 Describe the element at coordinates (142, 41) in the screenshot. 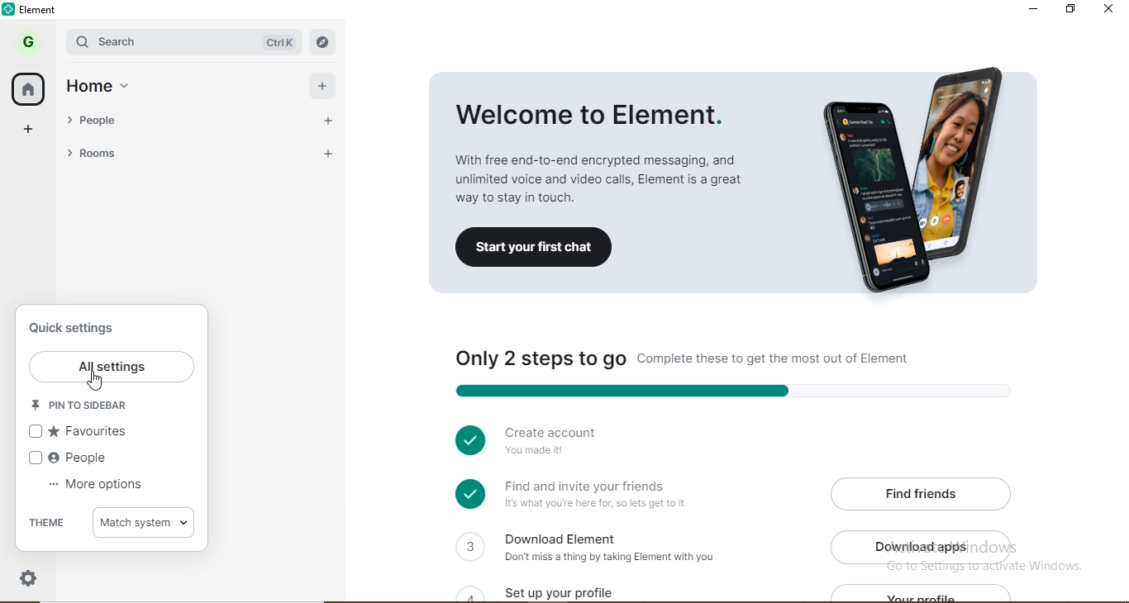

I see `search bar` at that location.